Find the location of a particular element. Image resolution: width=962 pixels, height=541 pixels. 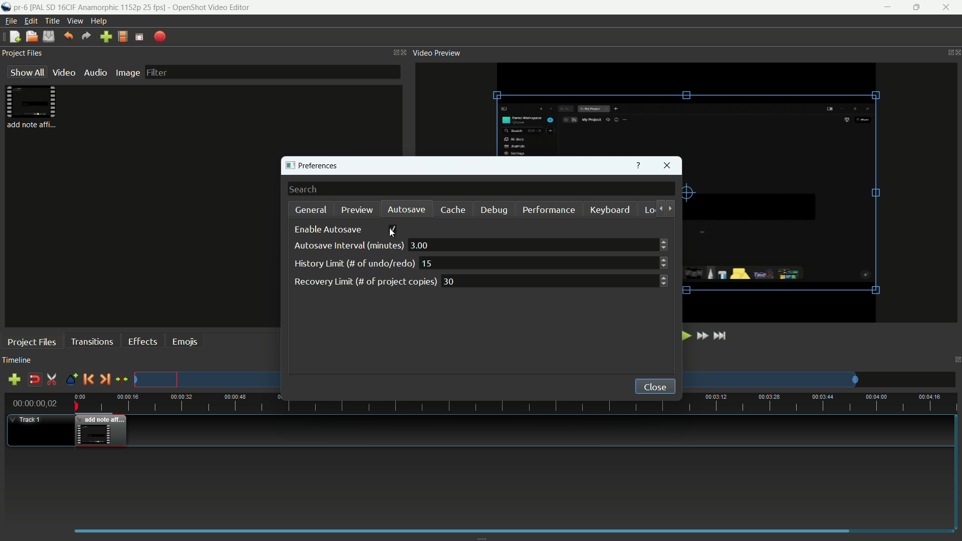

center the timeline on the playhead is located at coordinates (122, 379).